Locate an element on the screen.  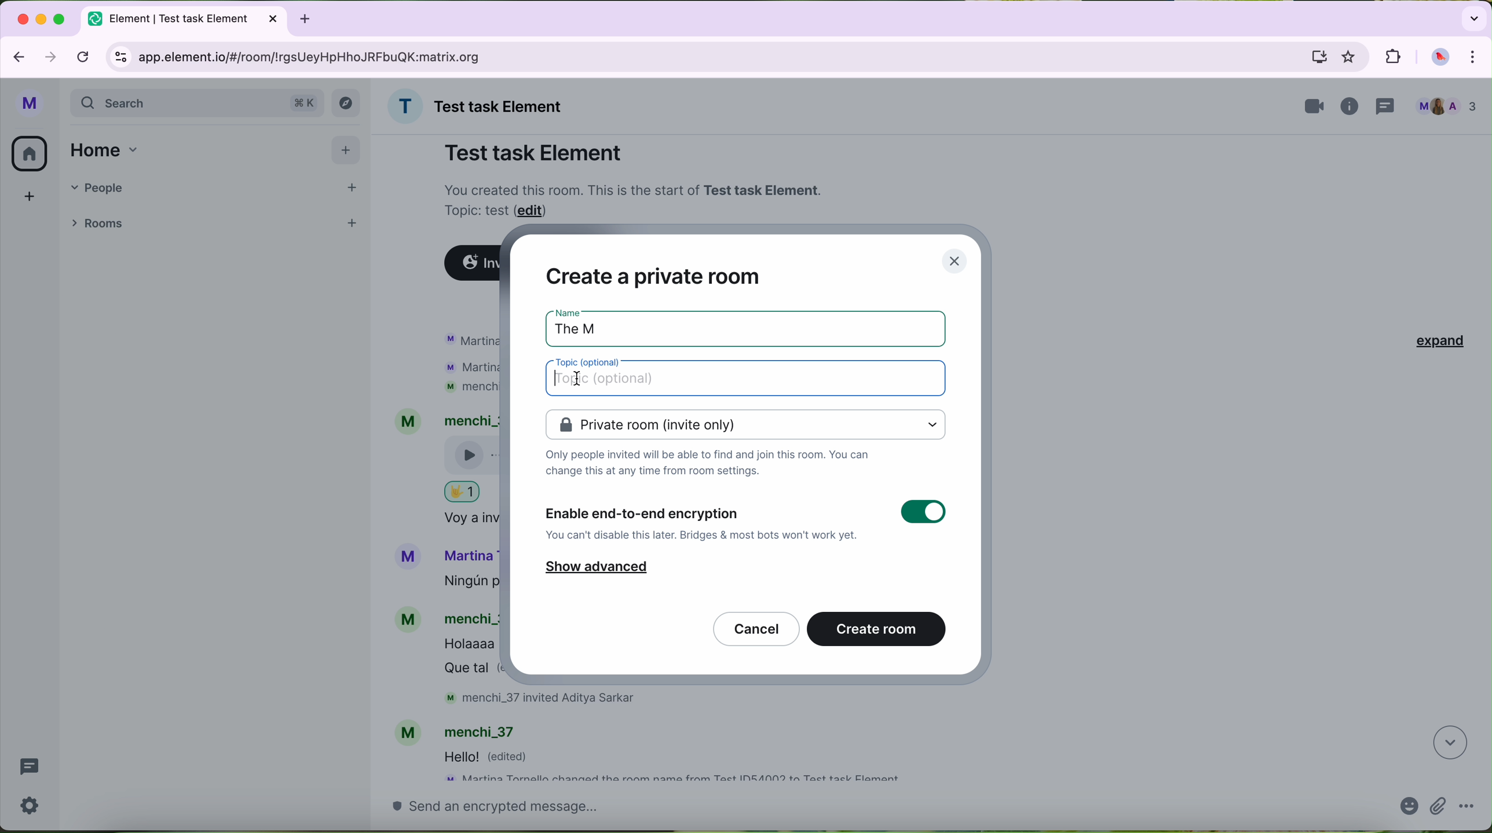
attach file is located at coordinates (1439, 808).